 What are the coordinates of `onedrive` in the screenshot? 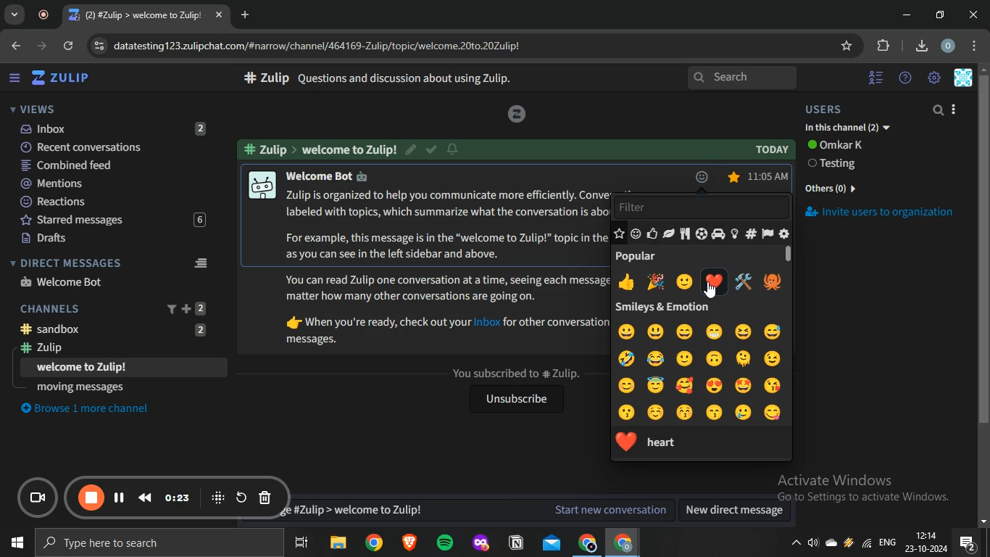 It's located at (833, 544).